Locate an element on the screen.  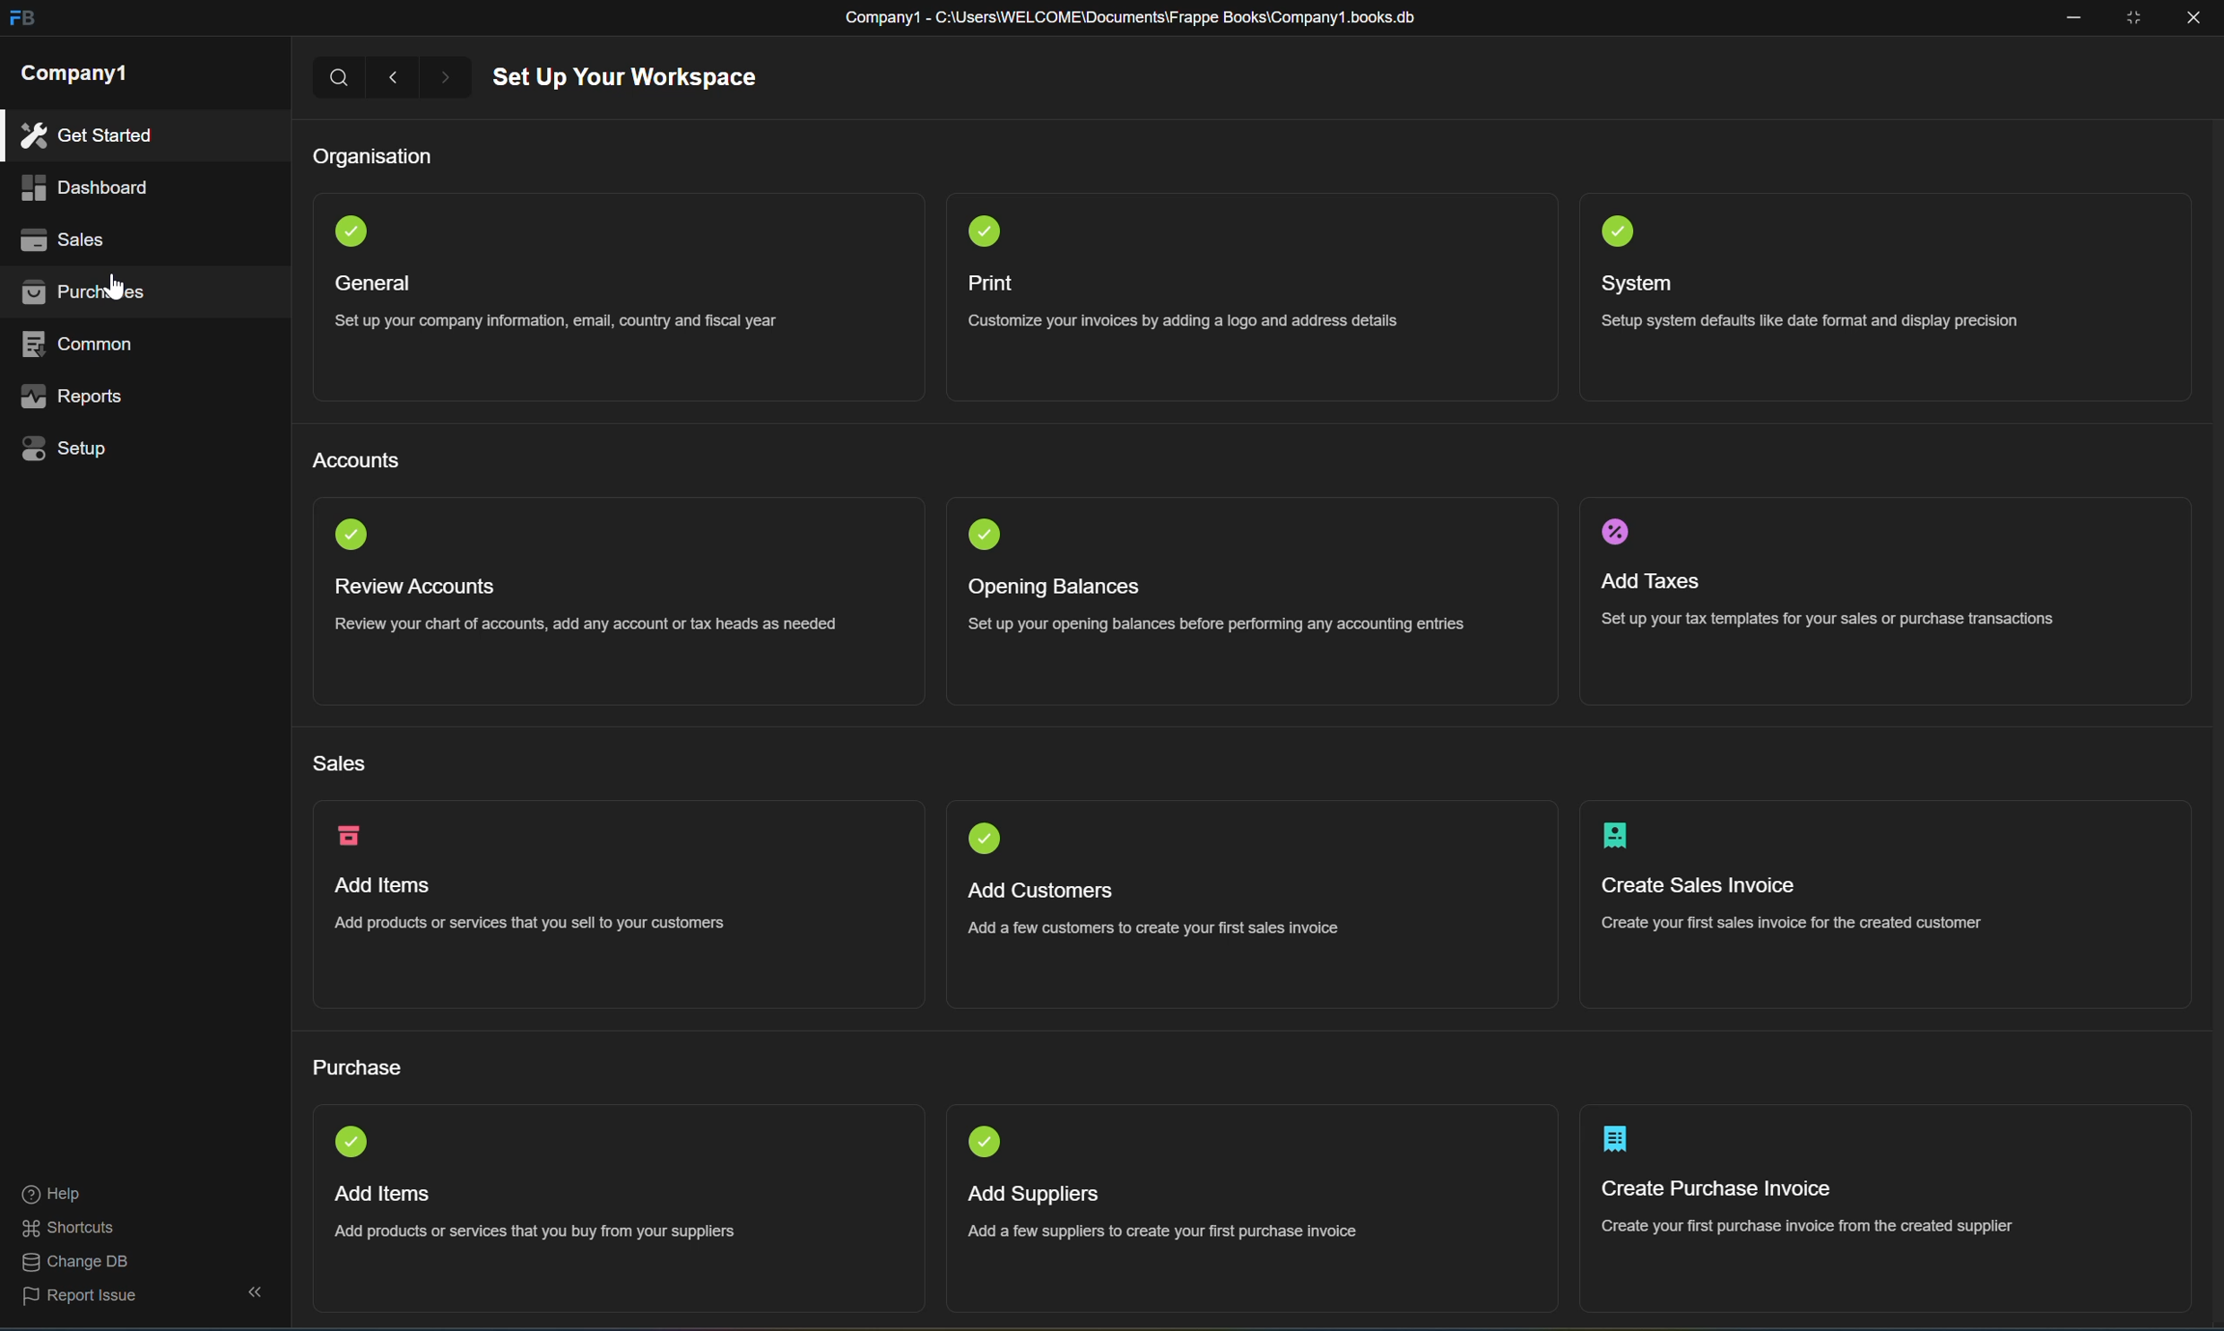
add customers is located at coordinates (1043, 889).